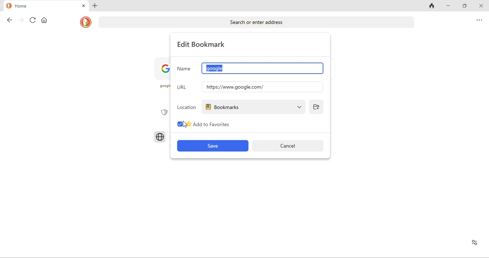 The width and height of the screenshot is (489, 258). What do you see at coordinates (160, 137) in the screenshot?
I see `Browser icon` at bounding box center [160, 137].